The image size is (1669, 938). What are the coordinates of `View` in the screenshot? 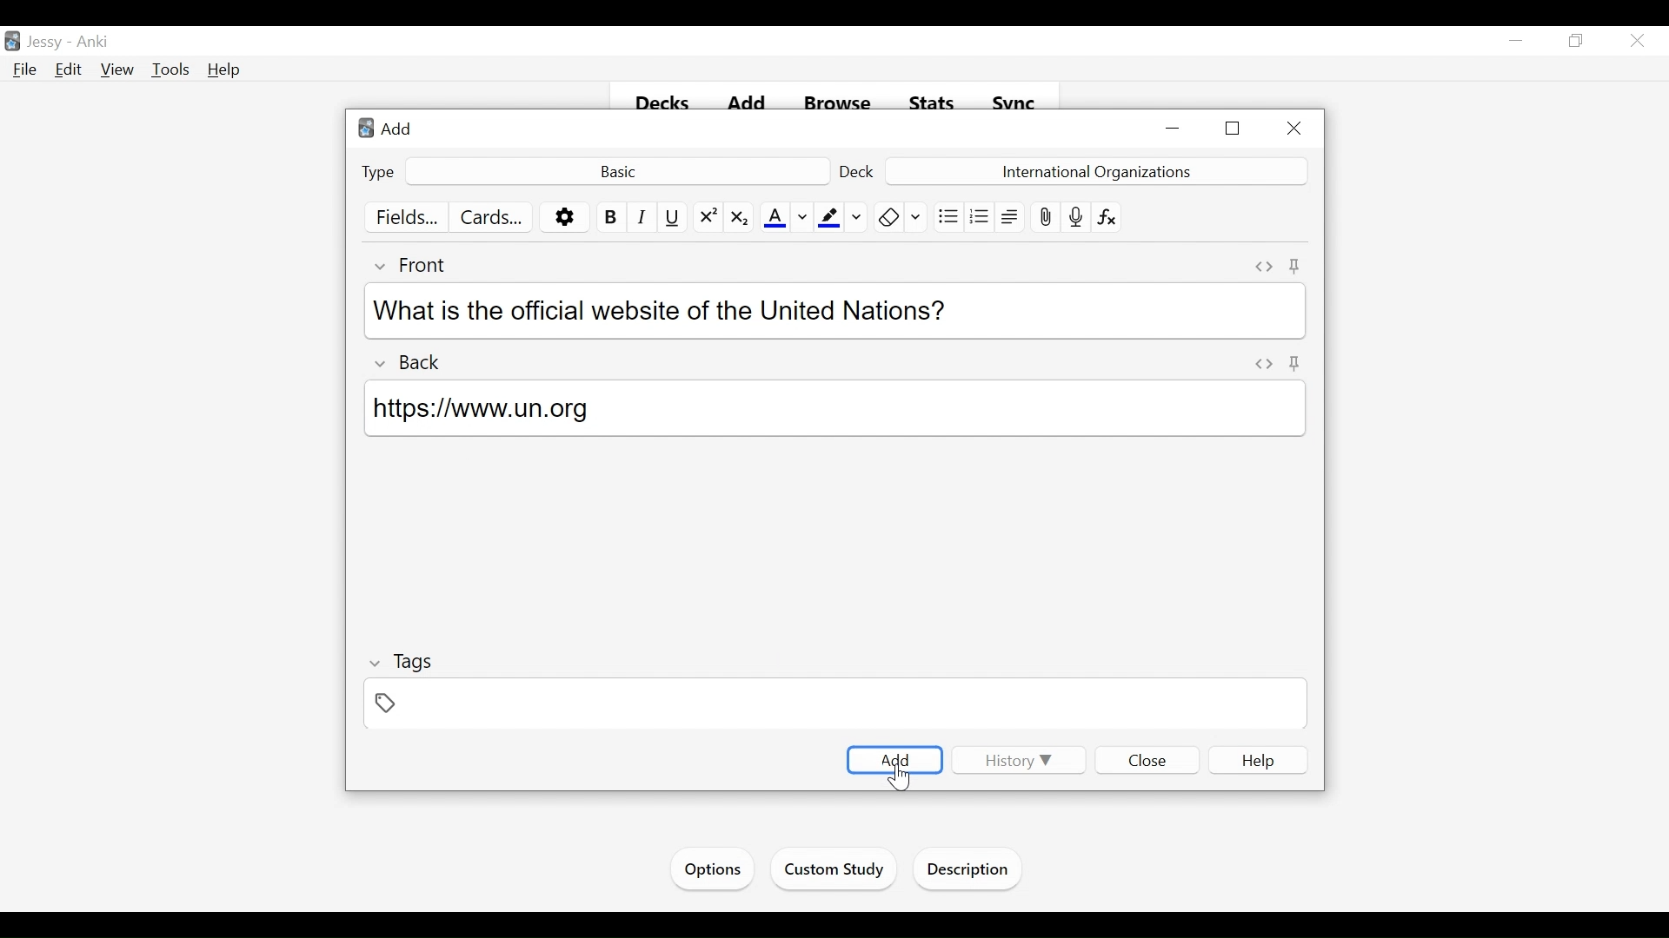 It's located at (117, 69).